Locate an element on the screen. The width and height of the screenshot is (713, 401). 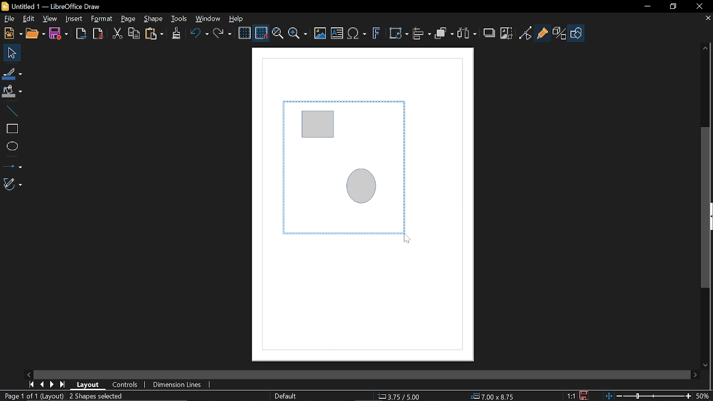
File is located at coordinates (10, 18).